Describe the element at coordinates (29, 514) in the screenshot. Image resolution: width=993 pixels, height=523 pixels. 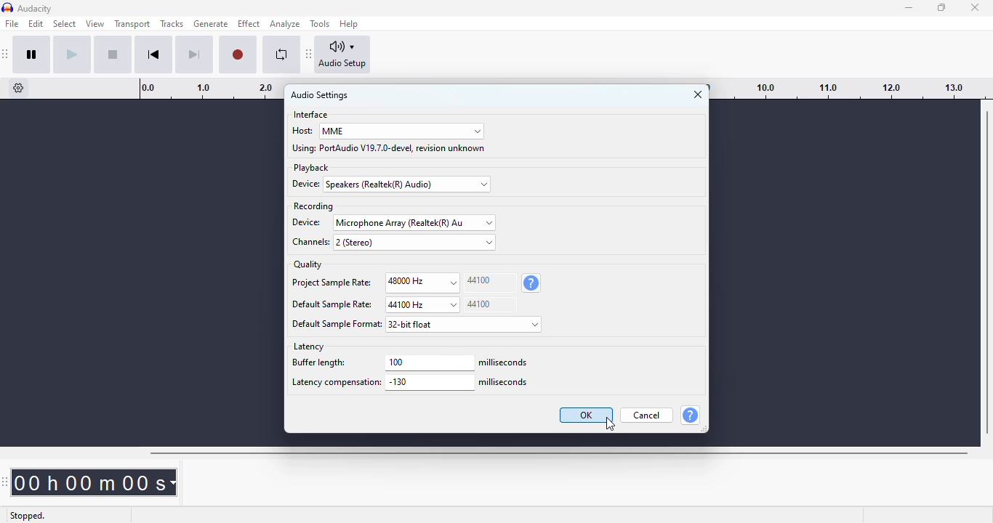
I see `stopped` at that location.